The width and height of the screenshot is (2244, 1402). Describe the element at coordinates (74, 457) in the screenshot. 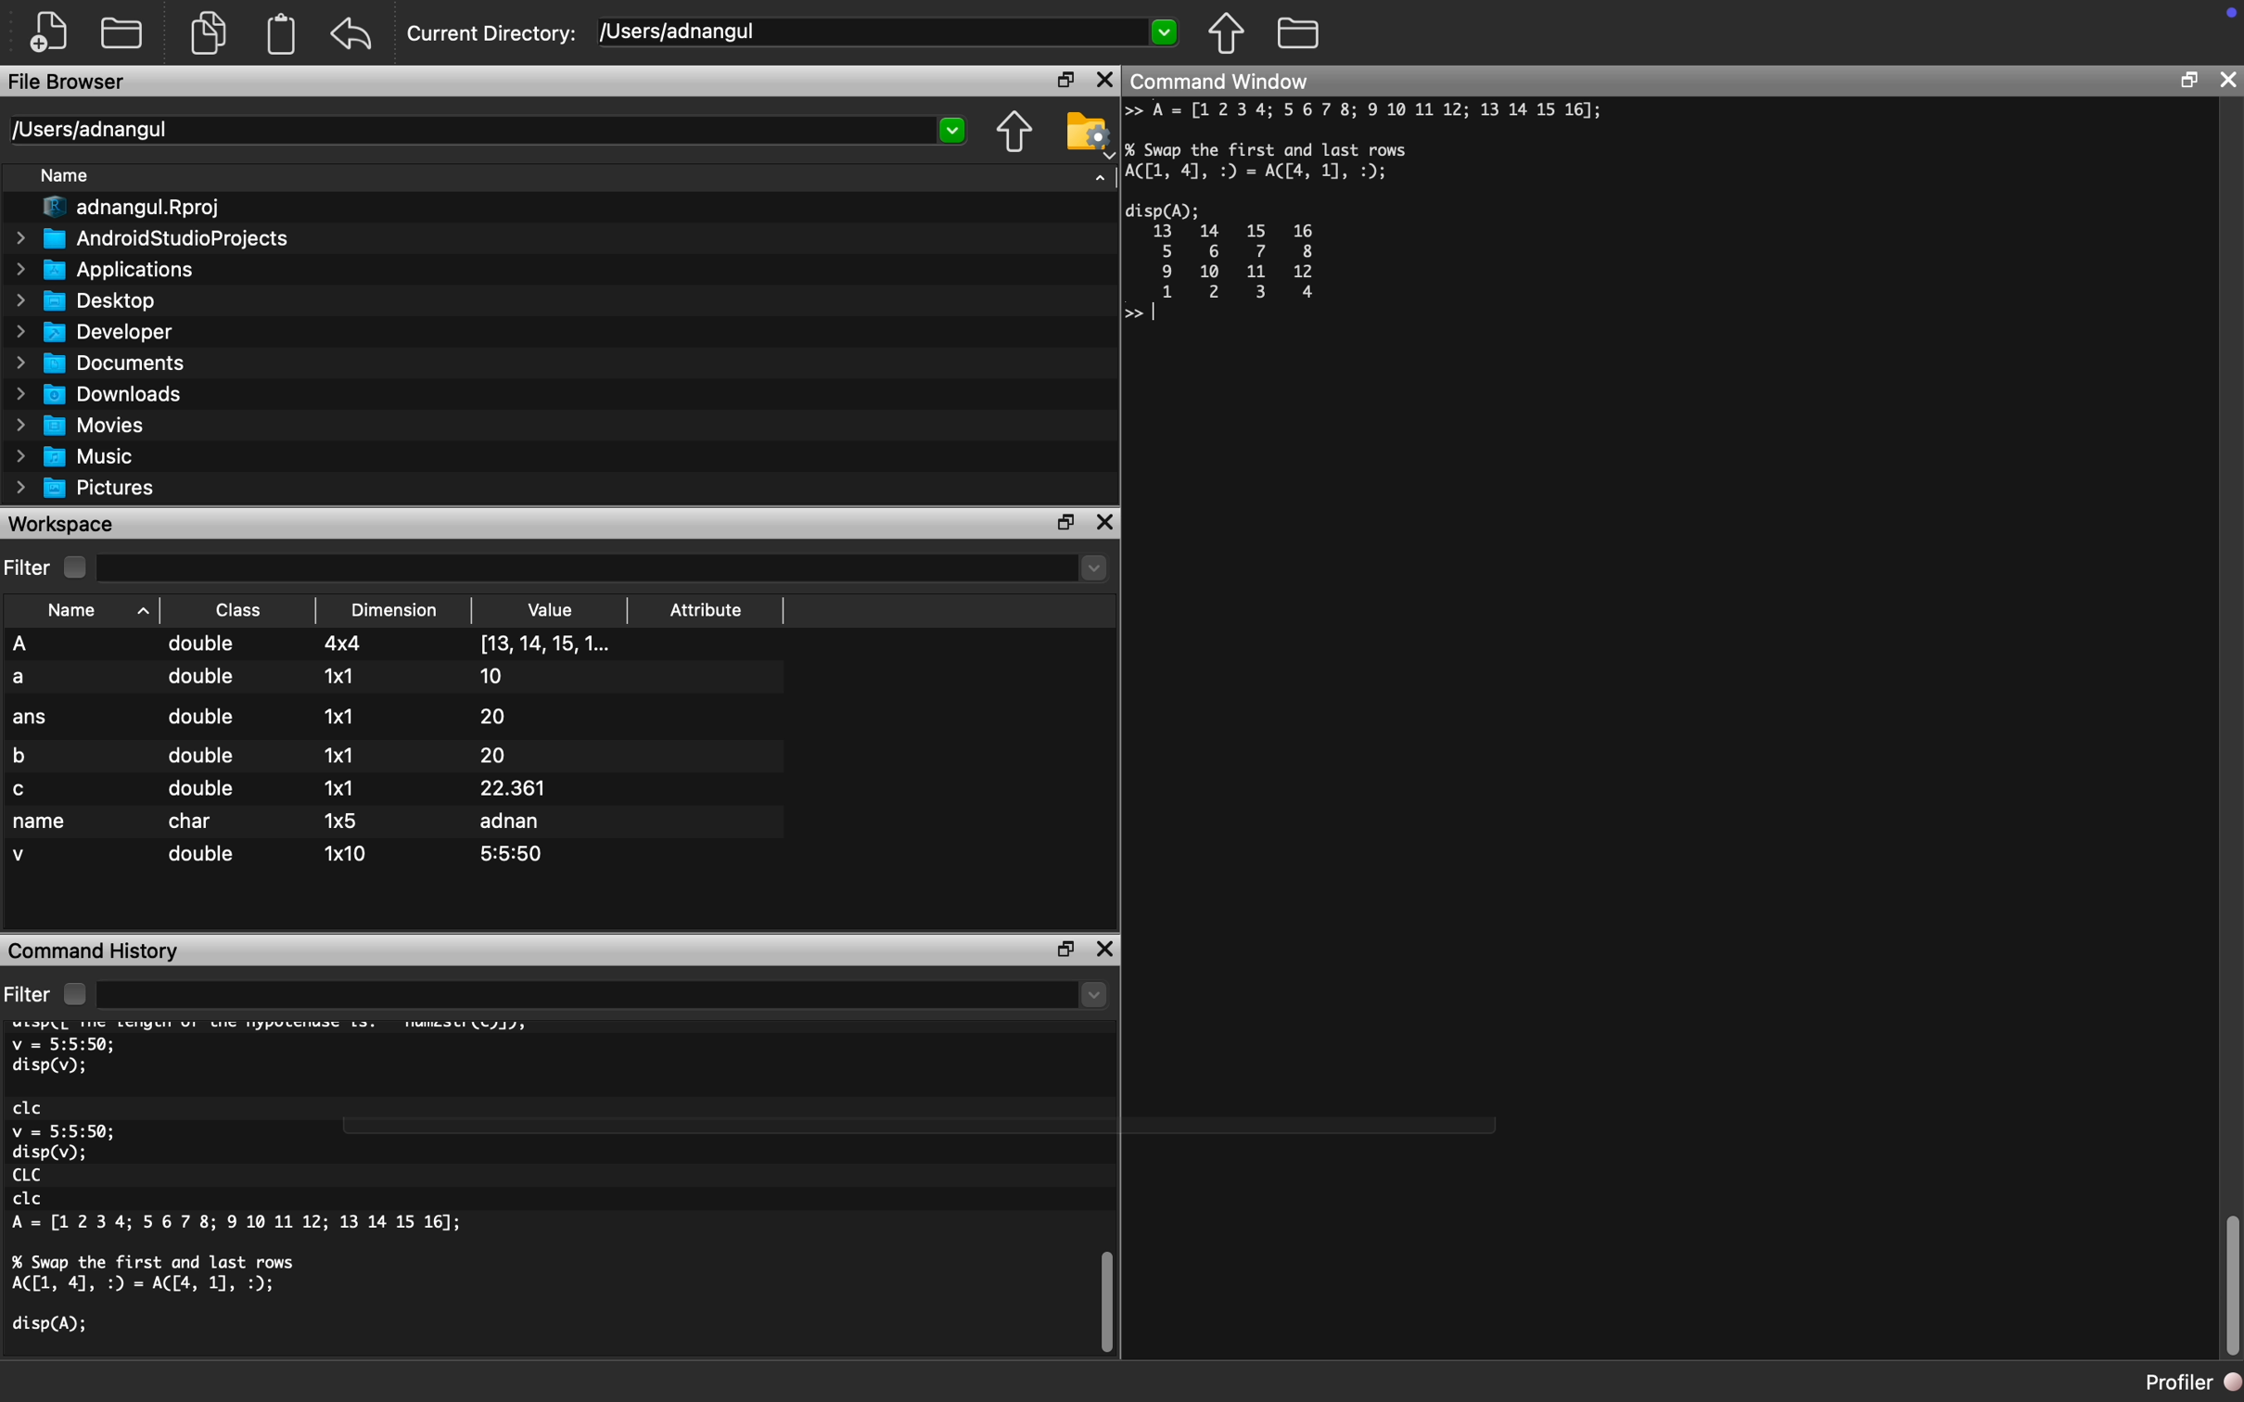

I see `> Music` at that location.